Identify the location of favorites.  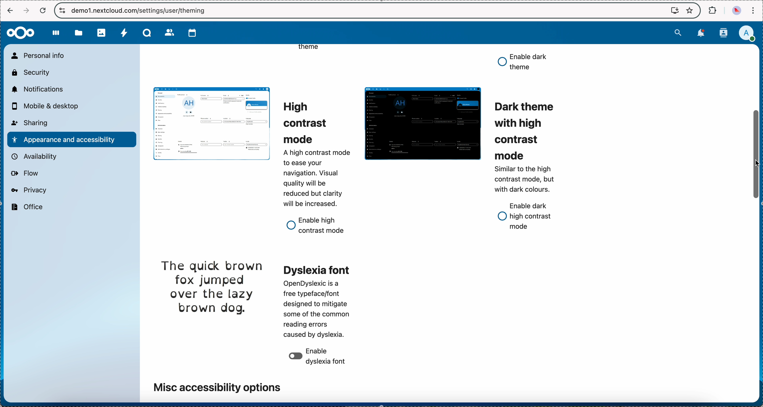
(690, 10).